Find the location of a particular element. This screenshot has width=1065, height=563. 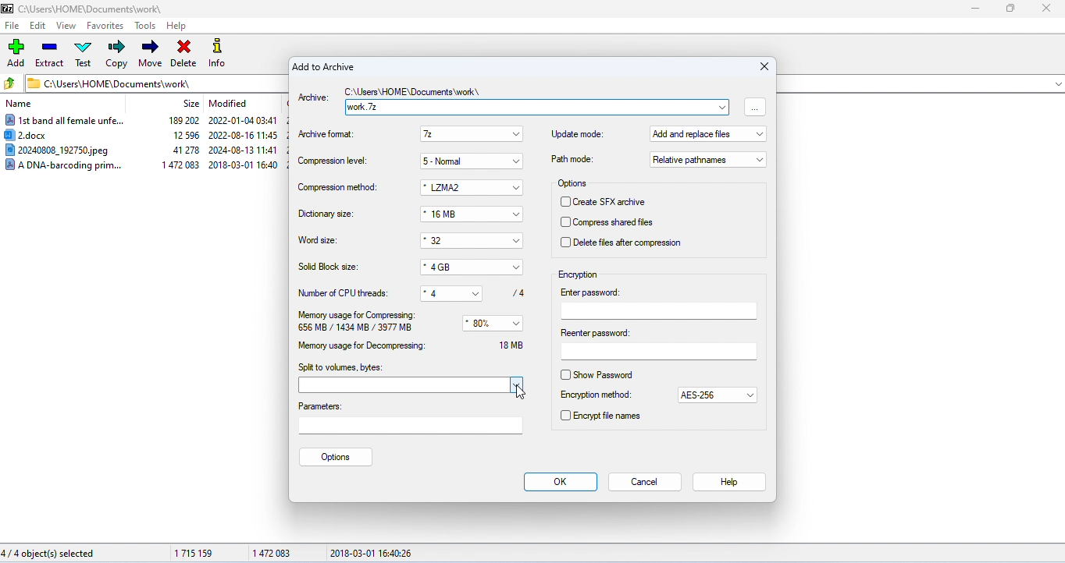

tools is located at coordinates (147, 25).